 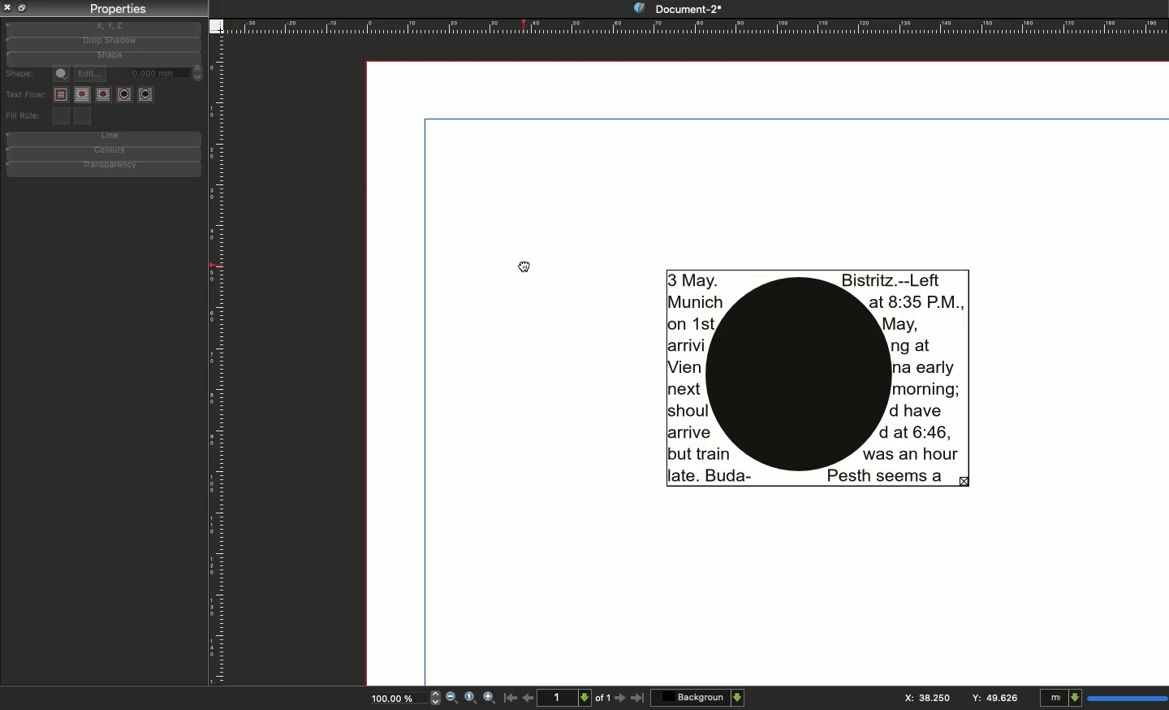 What do you see at coordinates (8, 7) in the screenshot?
I see `Close` at bounding box center [8, 7].